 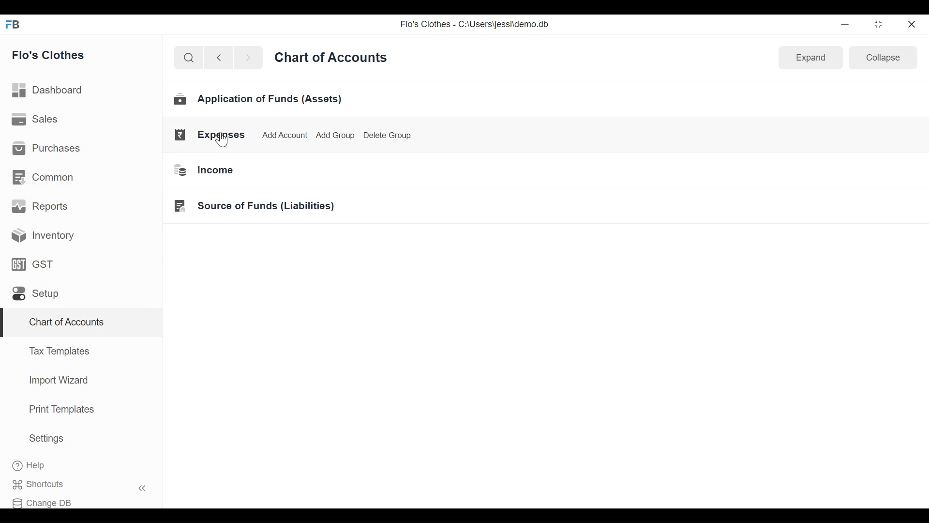 I want to click on Inventory, so click(x=40, y=235).